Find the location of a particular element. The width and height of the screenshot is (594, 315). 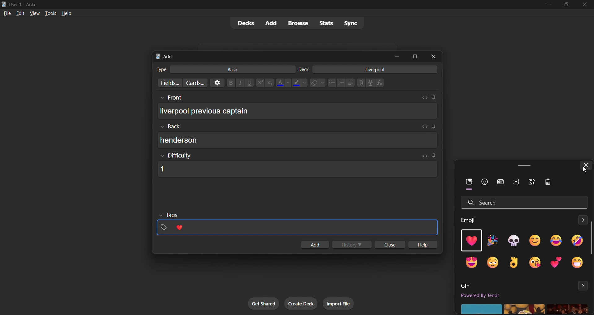

clear is located at coordinates (317, 82).